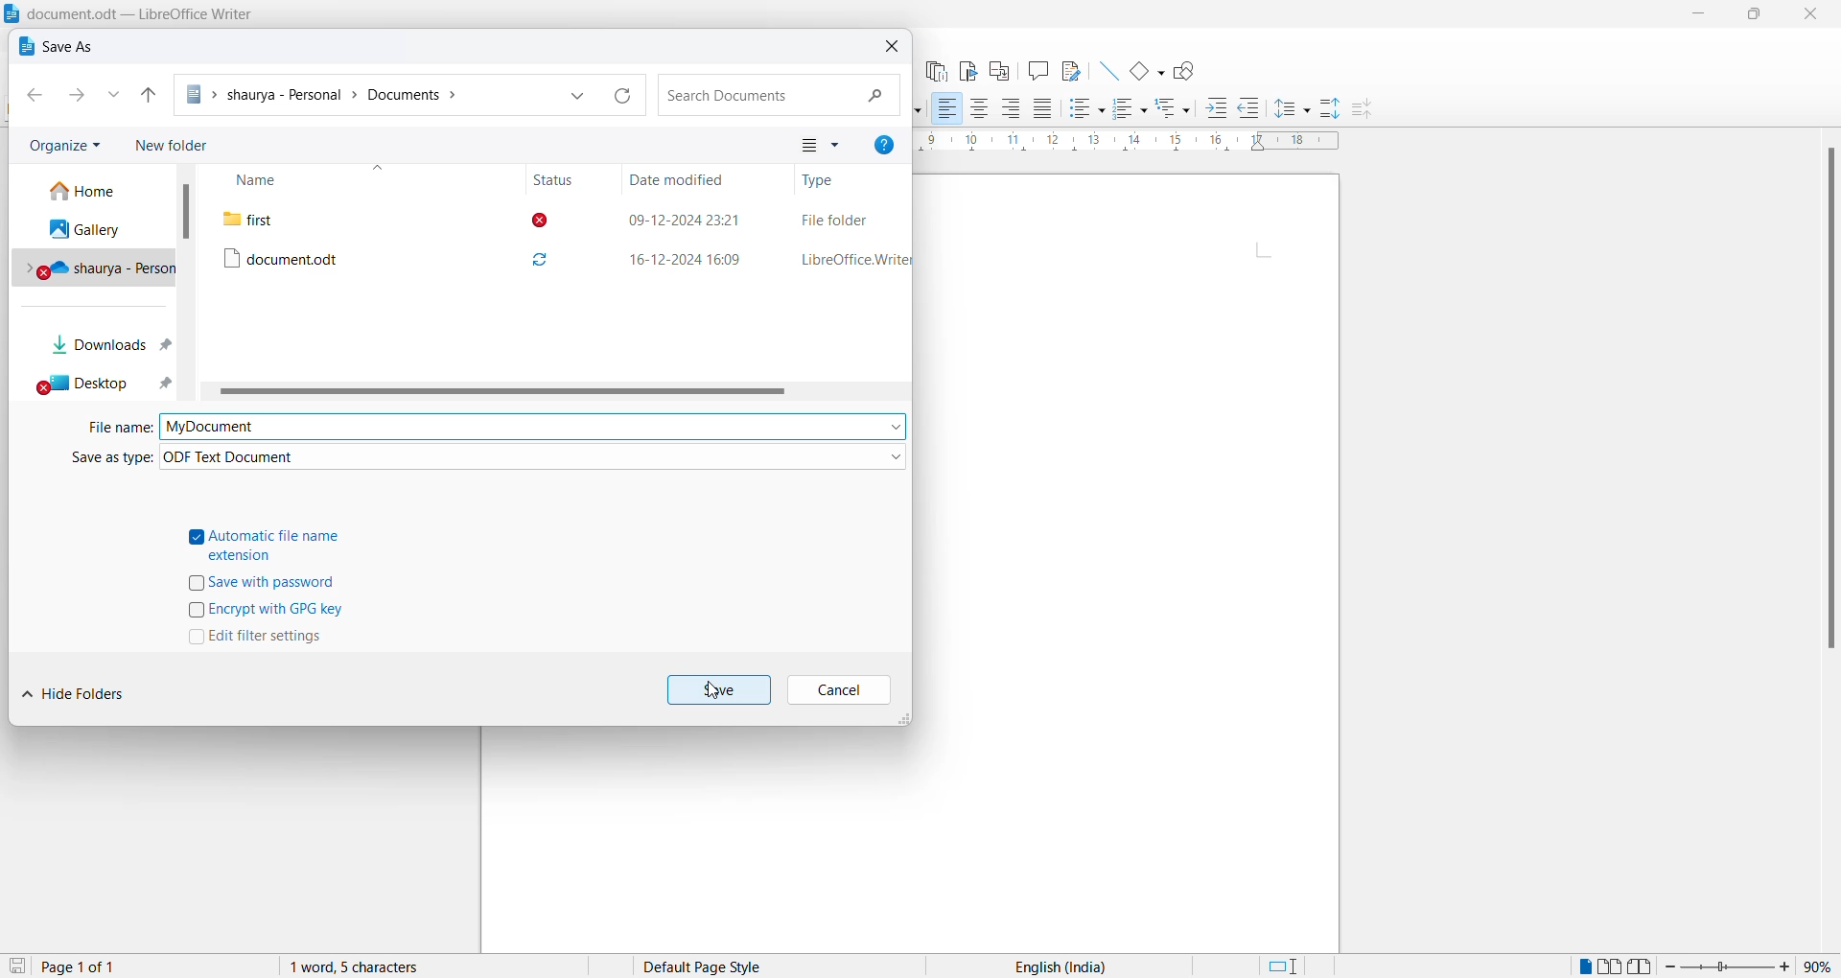 This screenshot has width=1841, height=978. I want to click on page 1 of 1, so click(79, 967).